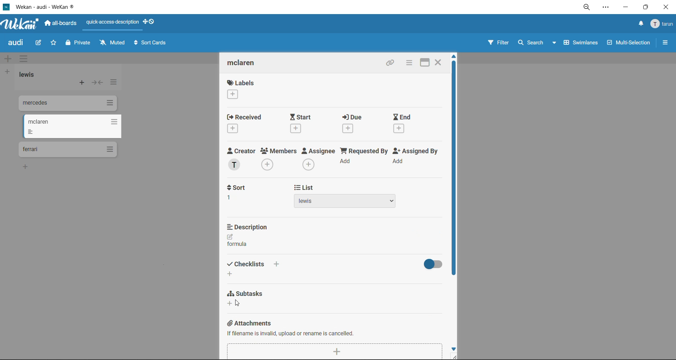  I want to click on swimlanes, so click(578, 44).